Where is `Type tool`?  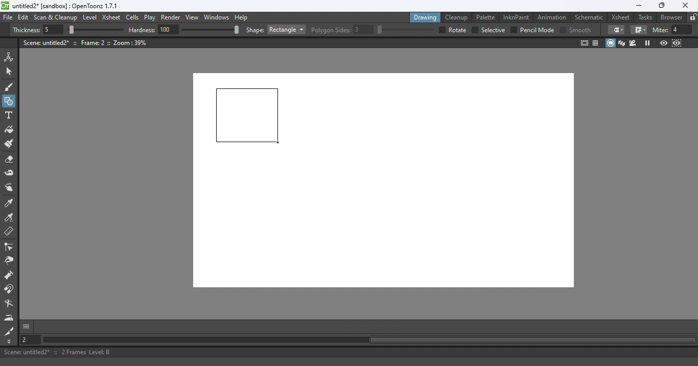 Type tool is located at coordinates (9, 116).